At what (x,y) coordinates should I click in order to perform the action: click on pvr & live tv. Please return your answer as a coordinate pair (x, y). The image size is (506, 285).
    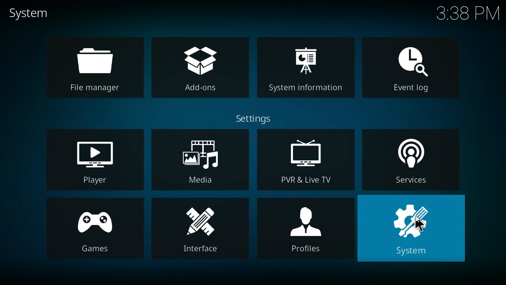
    Looking at the image, I should click on (304, 160).